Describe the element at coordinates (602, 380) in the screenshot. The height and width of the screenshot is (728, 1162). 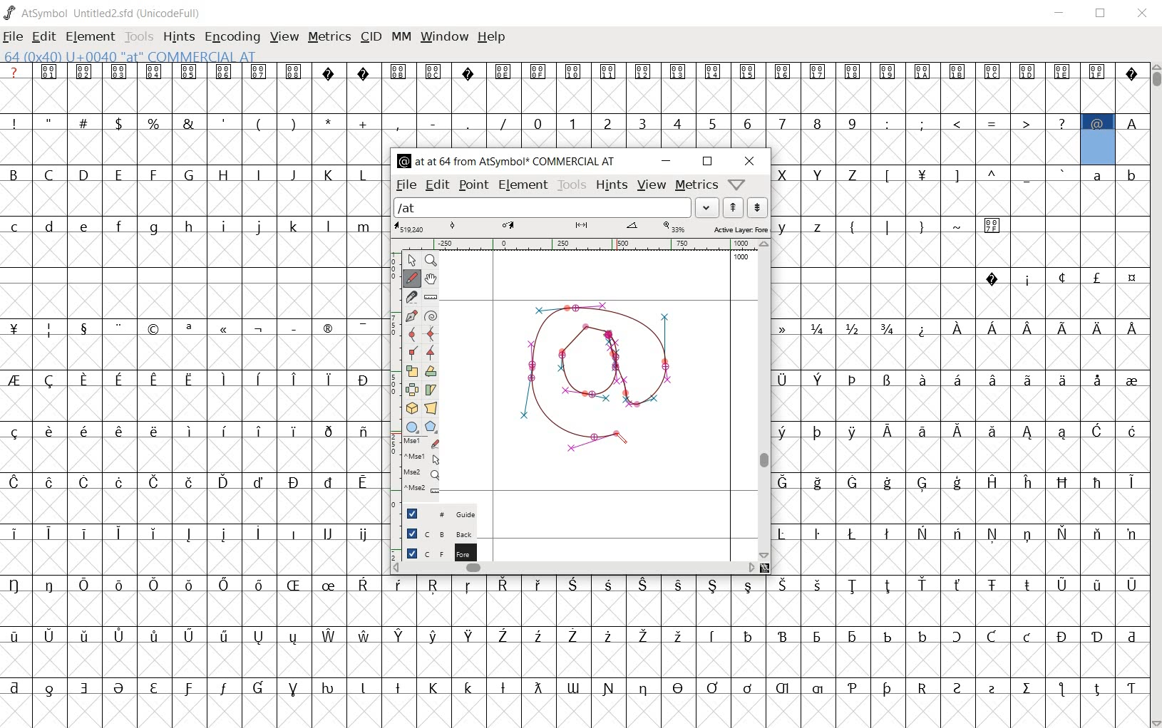
I see `at sign designed` at that location.